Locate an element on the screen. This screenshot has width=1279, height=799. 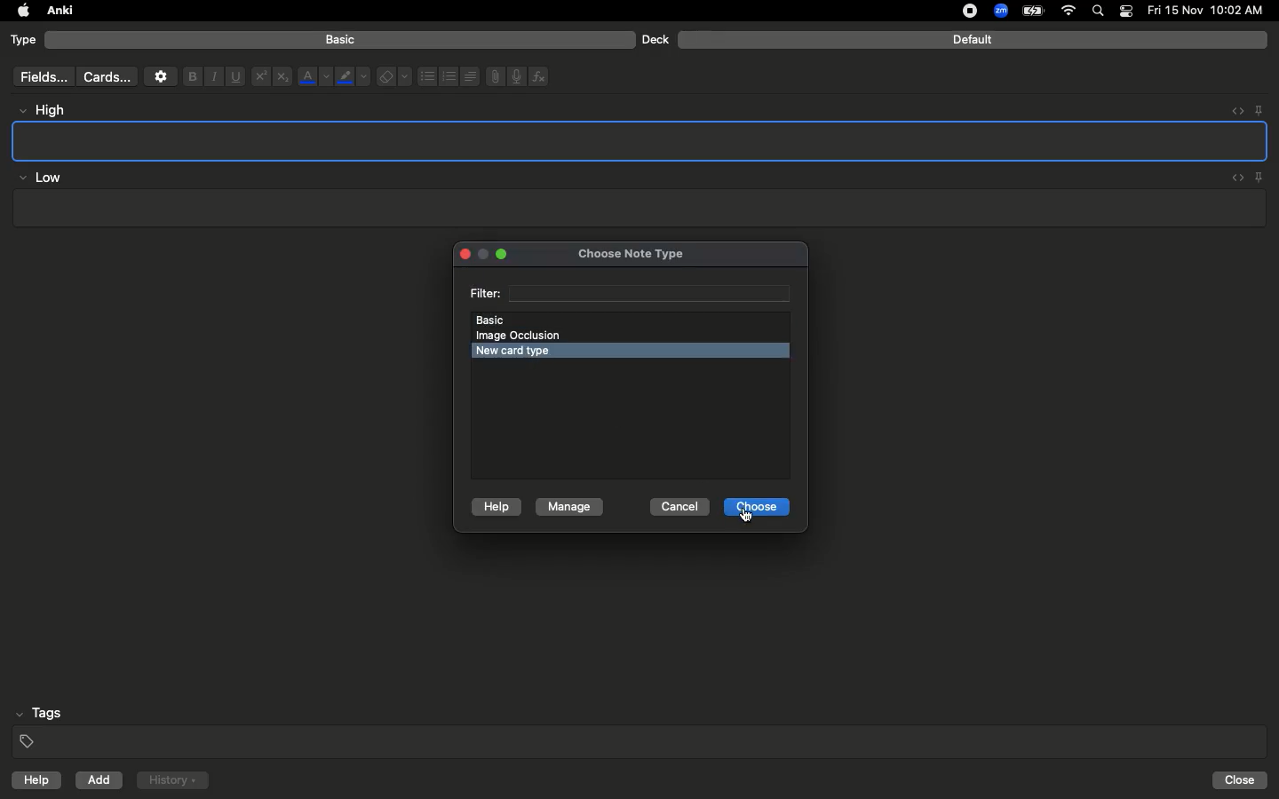
Bold is located at coordinates (191, 75).